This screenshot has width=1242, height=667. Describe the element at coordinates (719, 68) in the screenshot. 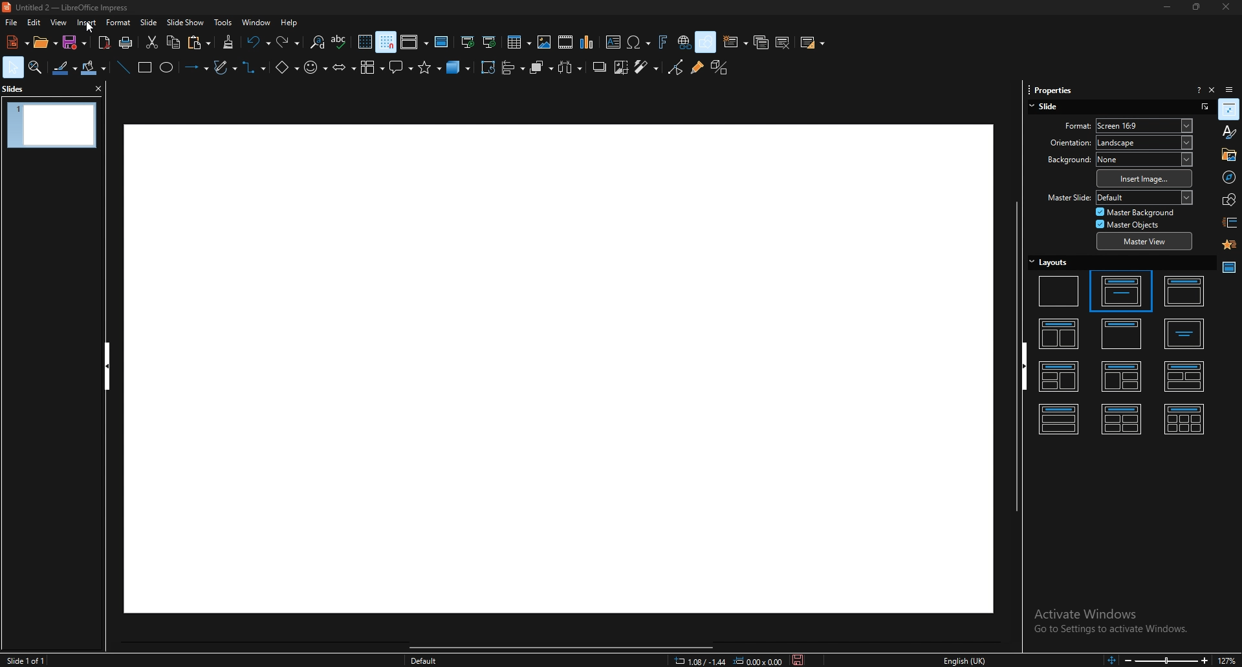

I see `toggle extrusion` at that location.